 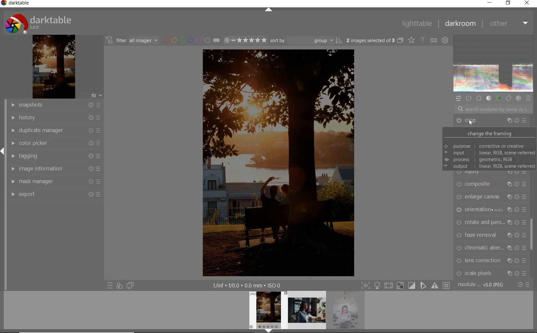 I want to click on filter by image color label, so click(x=191, y=40).